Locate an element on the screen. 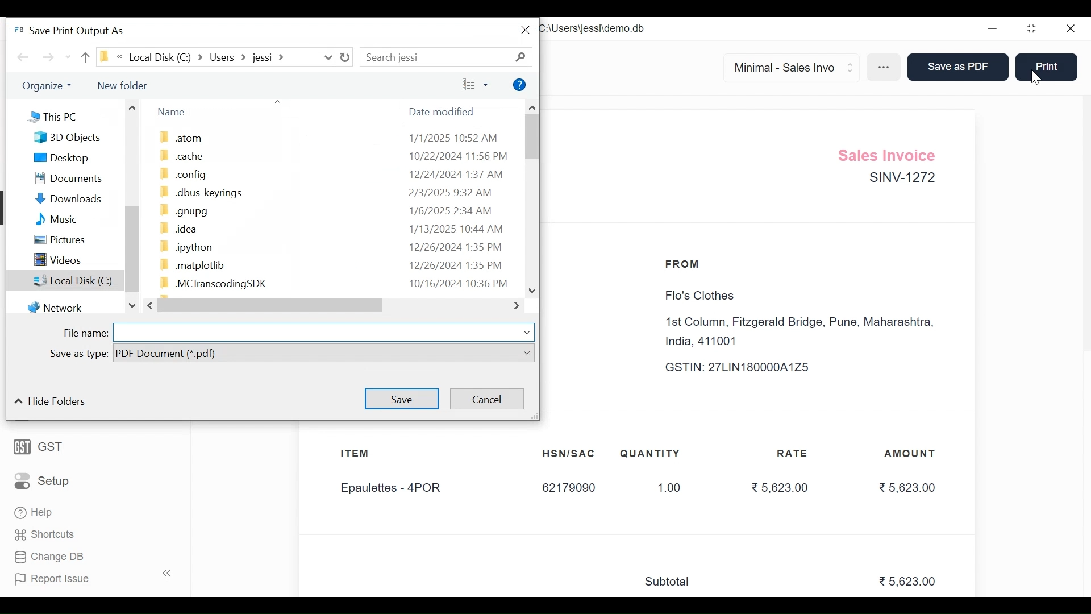  This PC is located at coordinates (51, 116).